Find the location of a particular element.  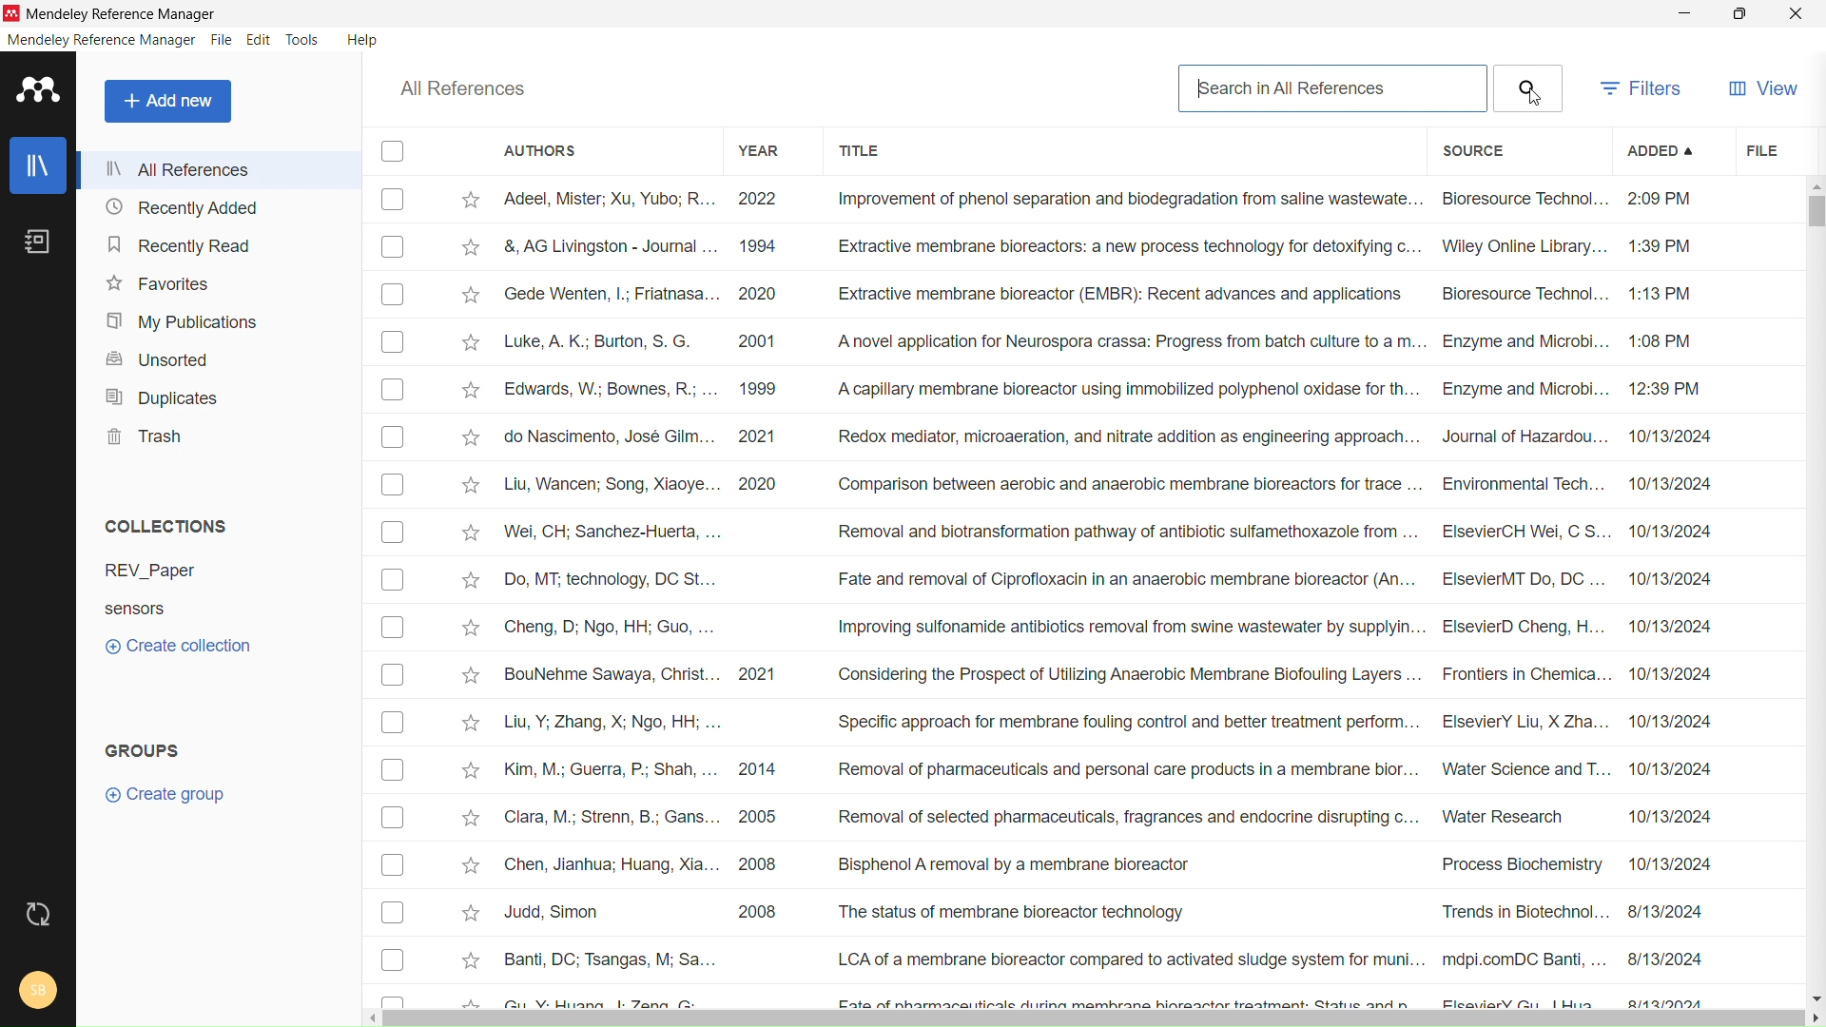

Checkbox is located at coordinates (394, 821).